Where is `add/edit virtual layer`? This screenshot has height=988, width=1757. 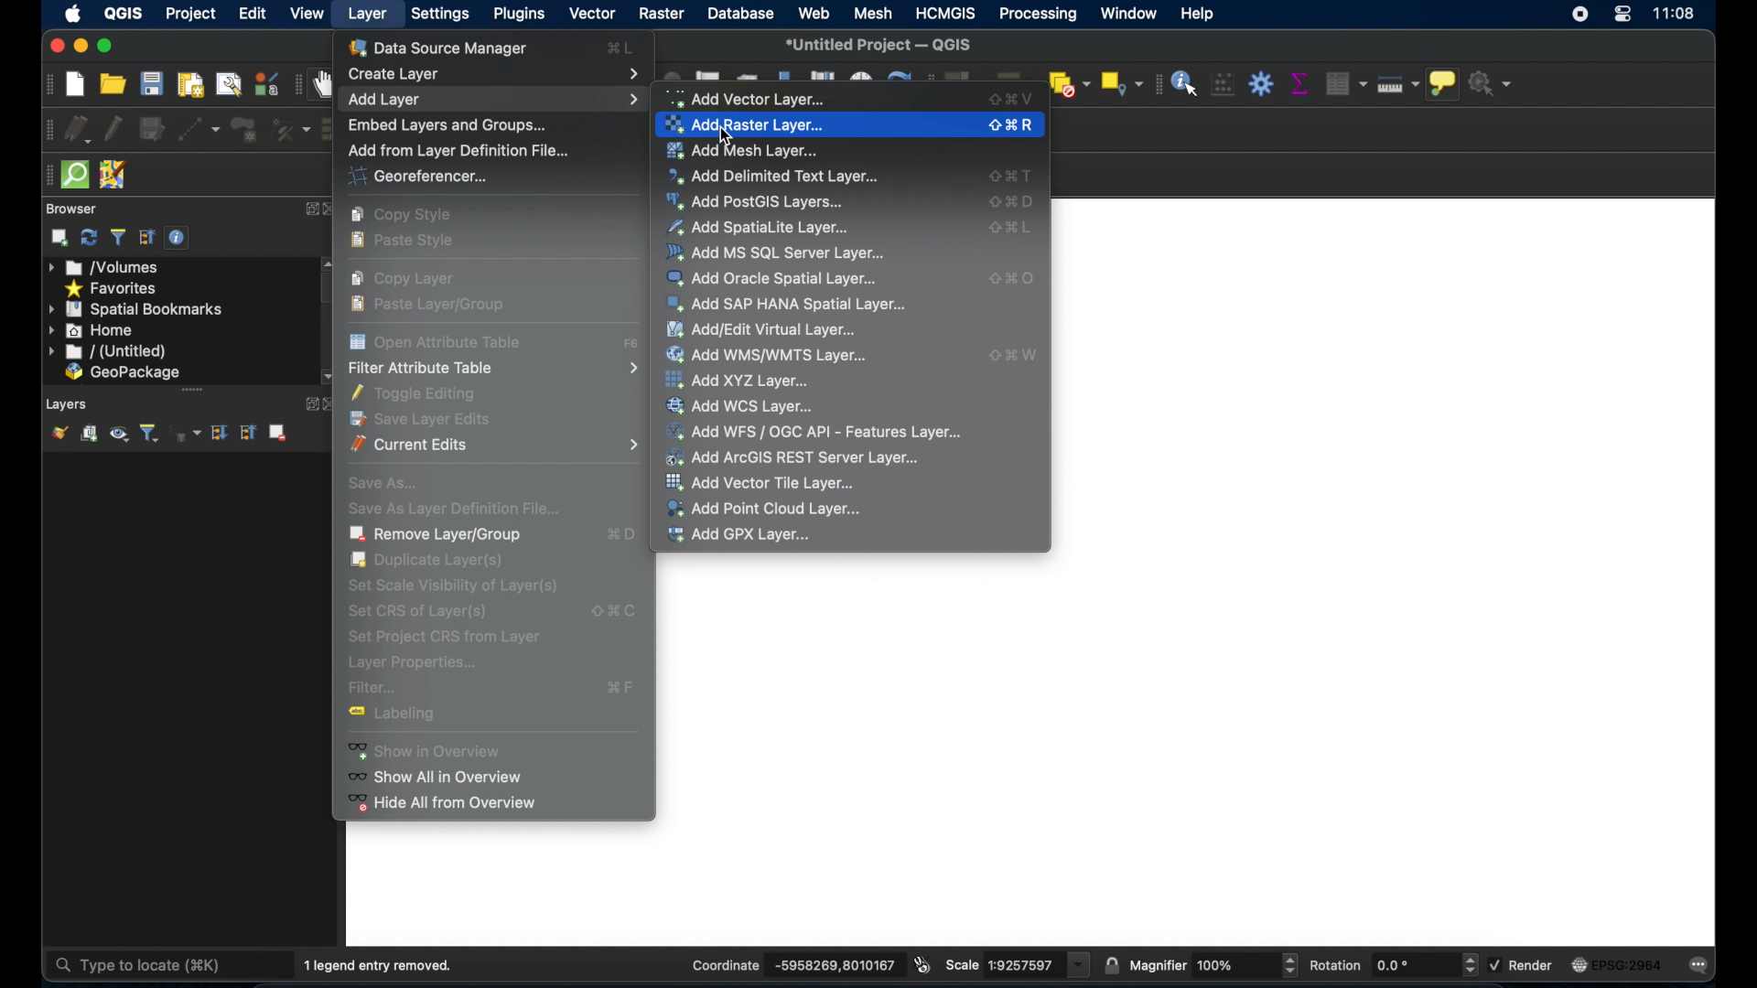 add/edit virtual layer is located at coordinates (760, 328).